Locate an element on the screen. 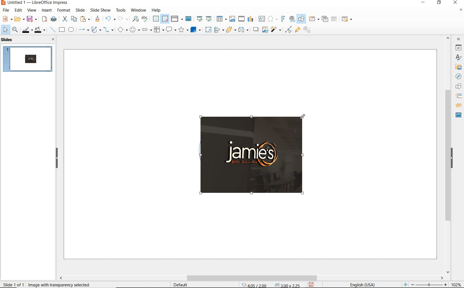  new is located at coordinates (7, 18).